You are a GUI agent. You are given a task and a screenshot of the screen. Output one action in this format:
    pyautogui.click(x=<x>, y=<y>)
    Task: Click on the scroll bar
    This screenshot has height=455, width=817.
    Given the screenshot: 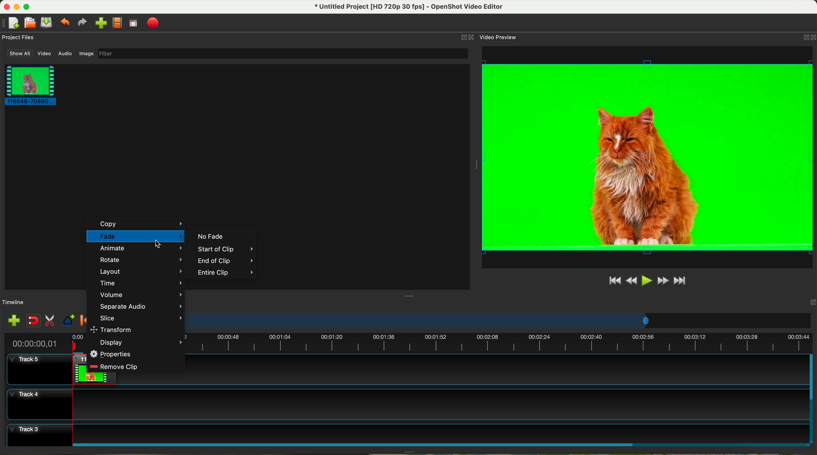 What is the action you would take?
    pyautogui.click(x=812, y=399)
    